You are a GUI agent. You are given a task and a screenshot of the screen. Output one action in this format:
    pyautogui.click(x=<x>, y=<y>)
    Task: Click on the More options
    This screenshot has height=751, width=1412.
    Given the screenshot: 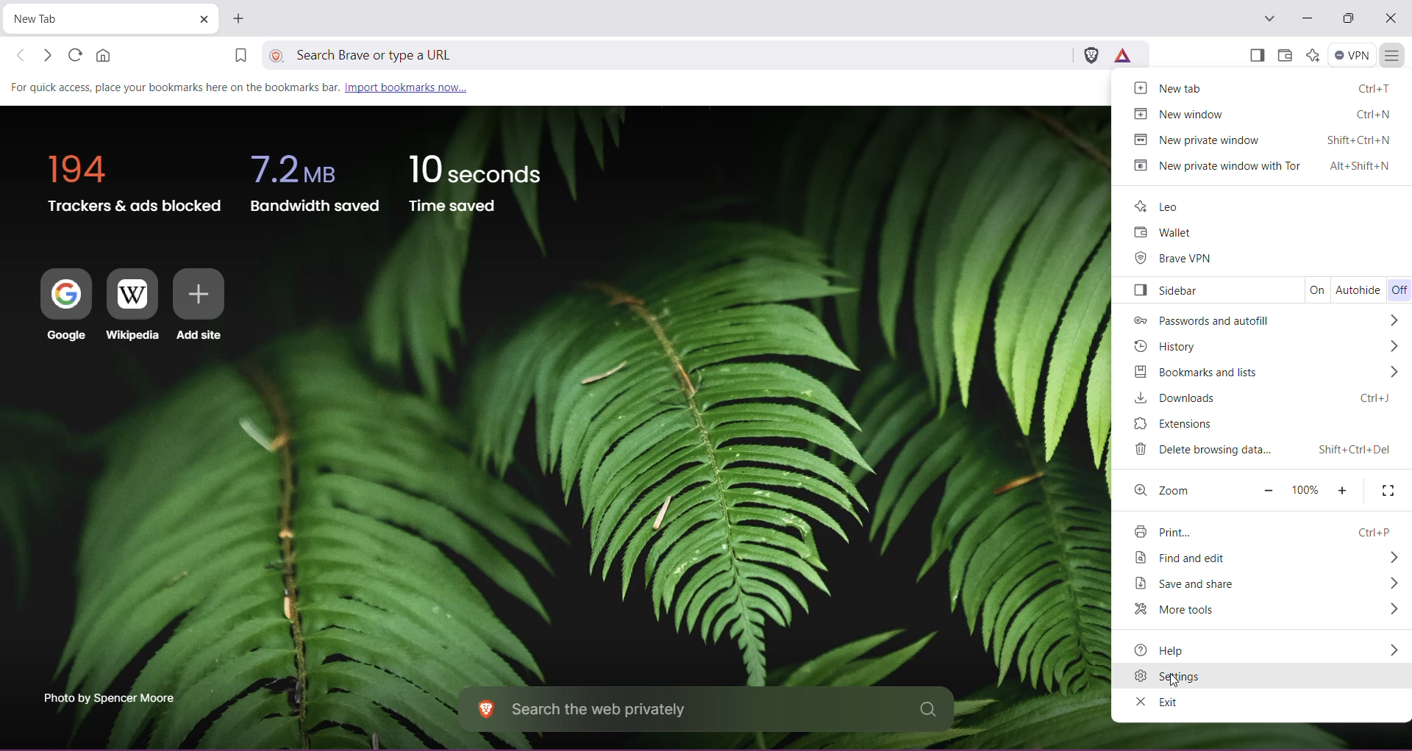 What is the action you would take?
    pyautogui.click(x=1391, y=611)
    